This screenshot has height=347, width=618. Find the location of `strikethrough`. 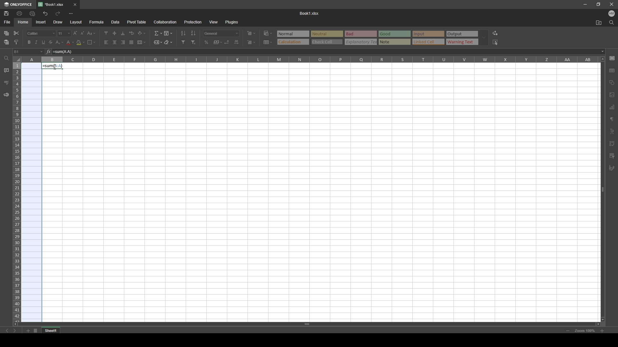

strikethrough is located at coordinates (51, 42).